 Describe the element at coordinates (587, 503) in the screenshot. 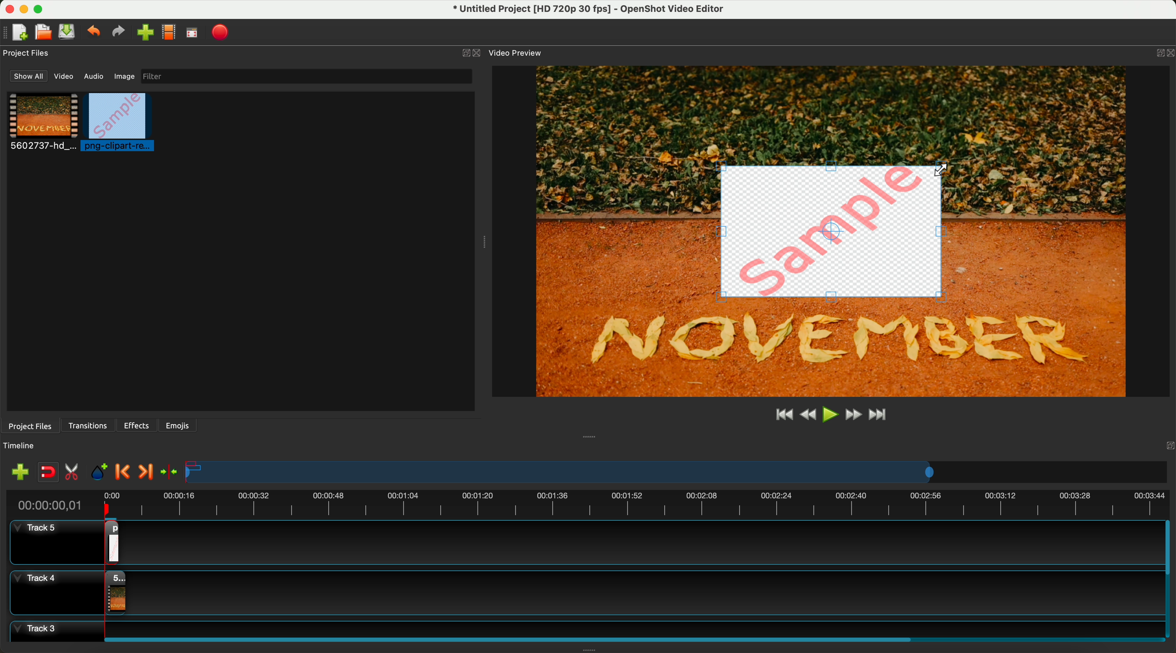

I see `timeline` at that location.